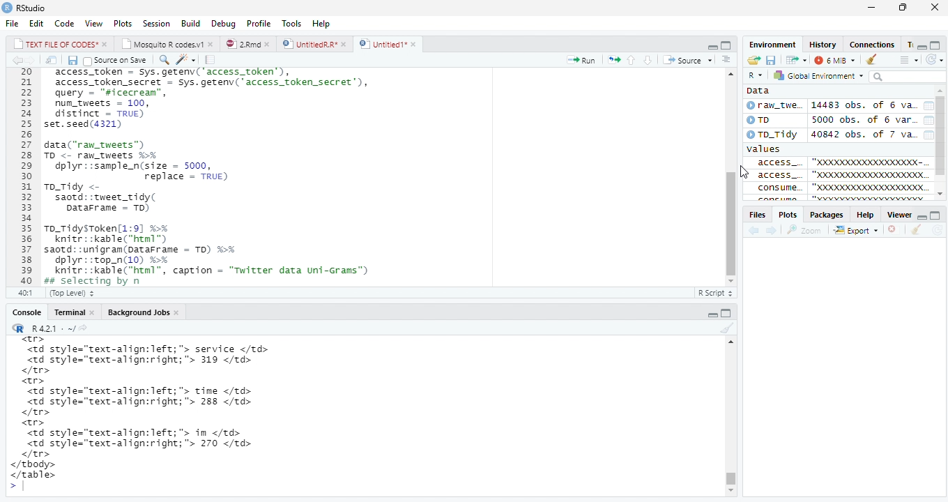 This screenshot has width=948, height=502. I want to click on Session, so click(155, 23).